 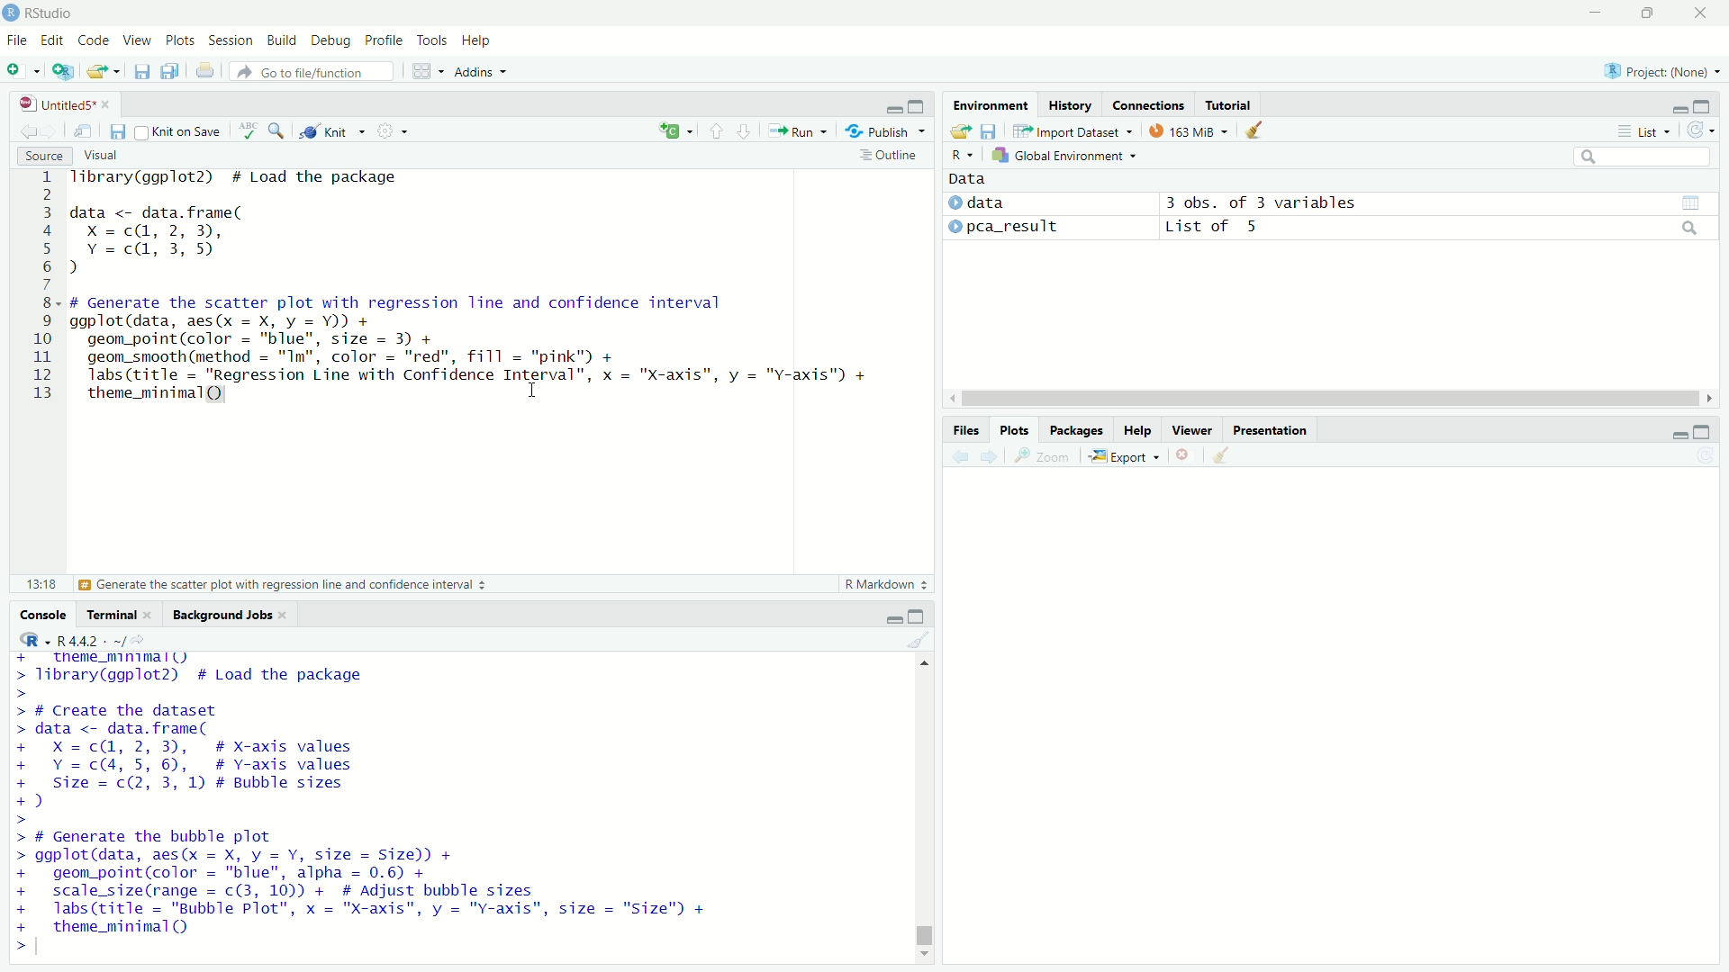 What do you see at coordinates (1126, 455) in the screenshot?
I see `Export` at bounding box center [1126, 455].